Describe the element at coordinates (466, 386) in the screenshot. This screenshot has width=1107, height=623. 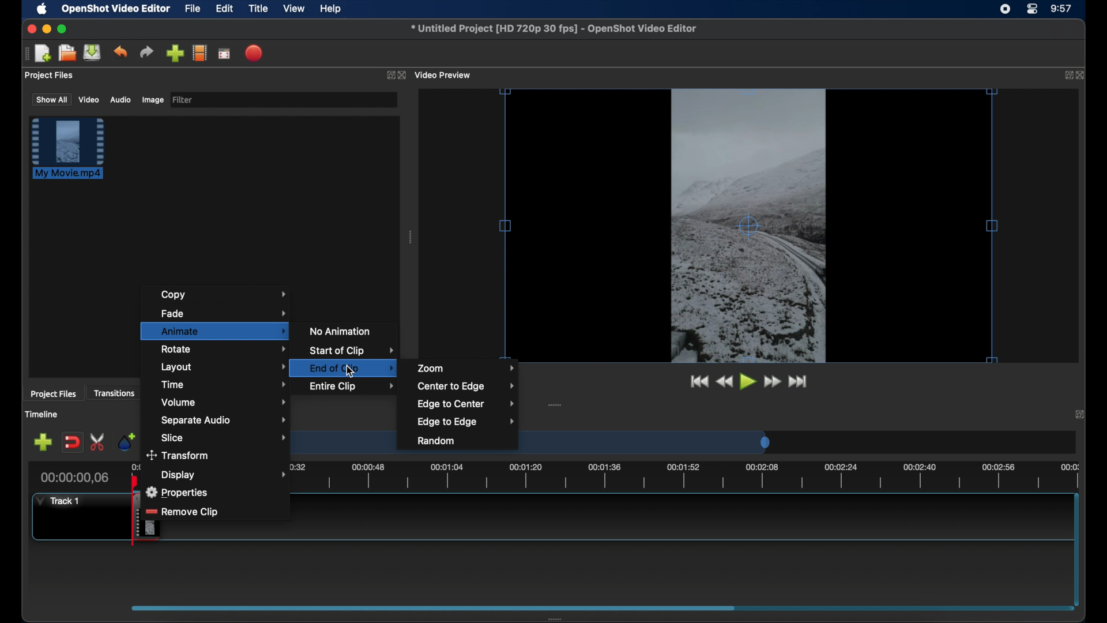
I see `center to edge menu` at that location.